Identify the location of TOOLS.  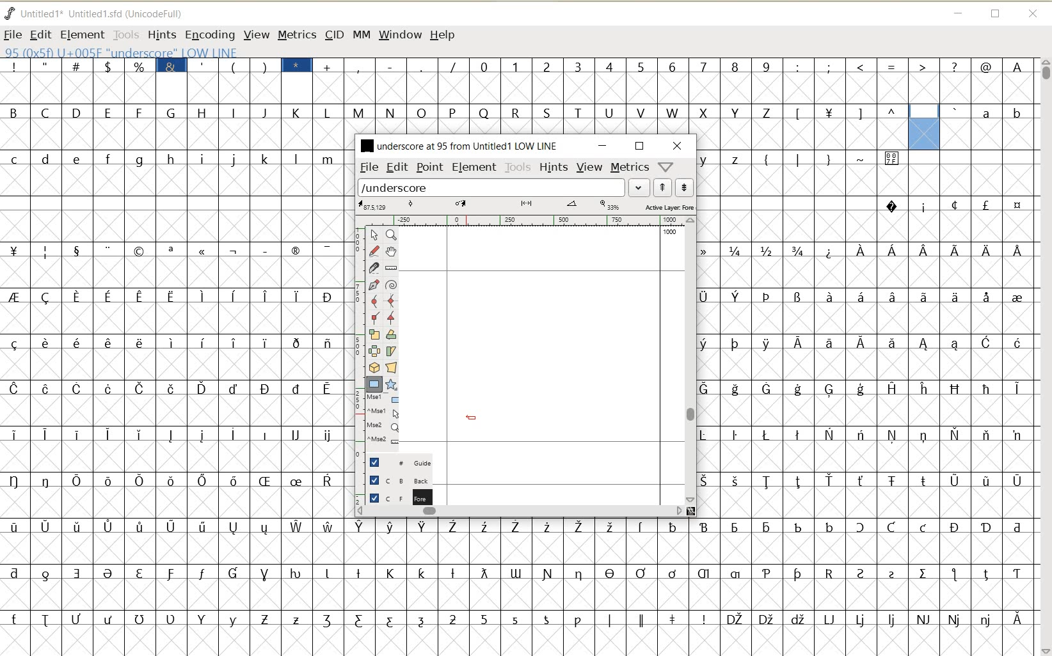
(518, 168).